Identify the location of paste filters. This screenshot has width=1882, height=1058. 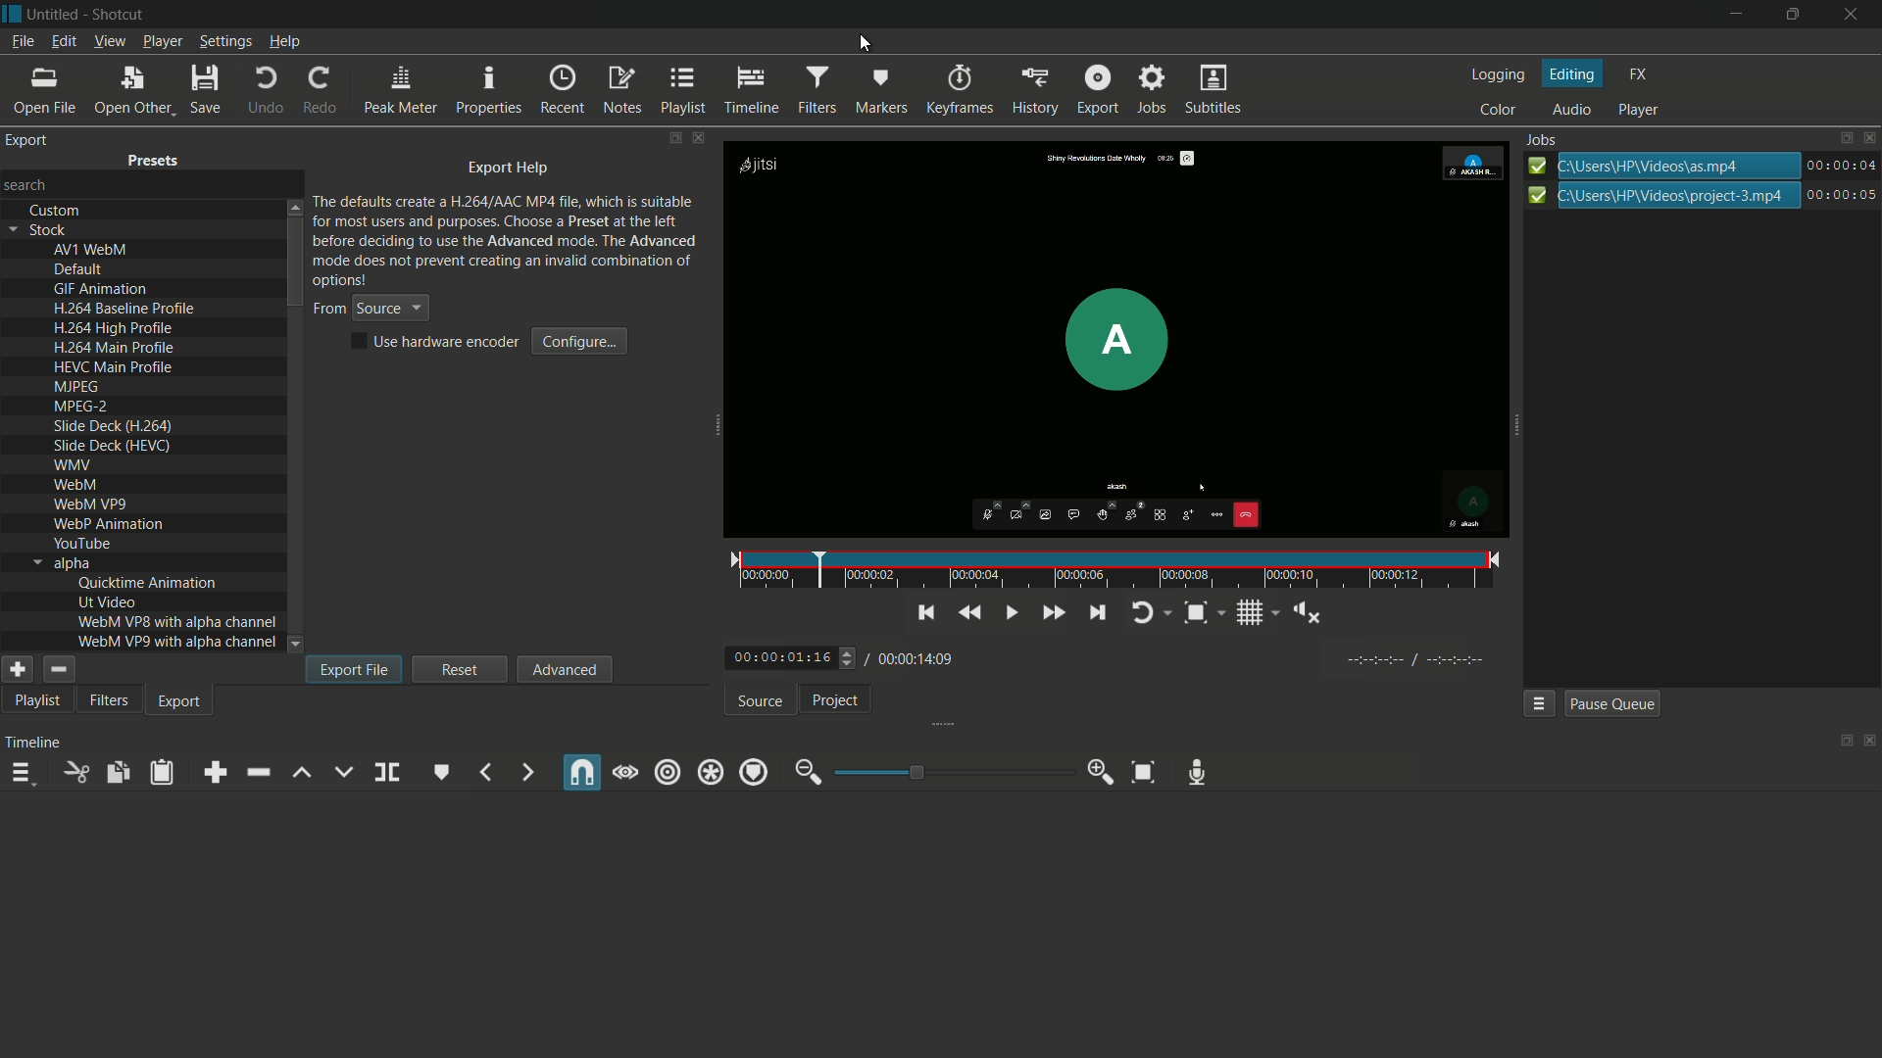
(162, 774).